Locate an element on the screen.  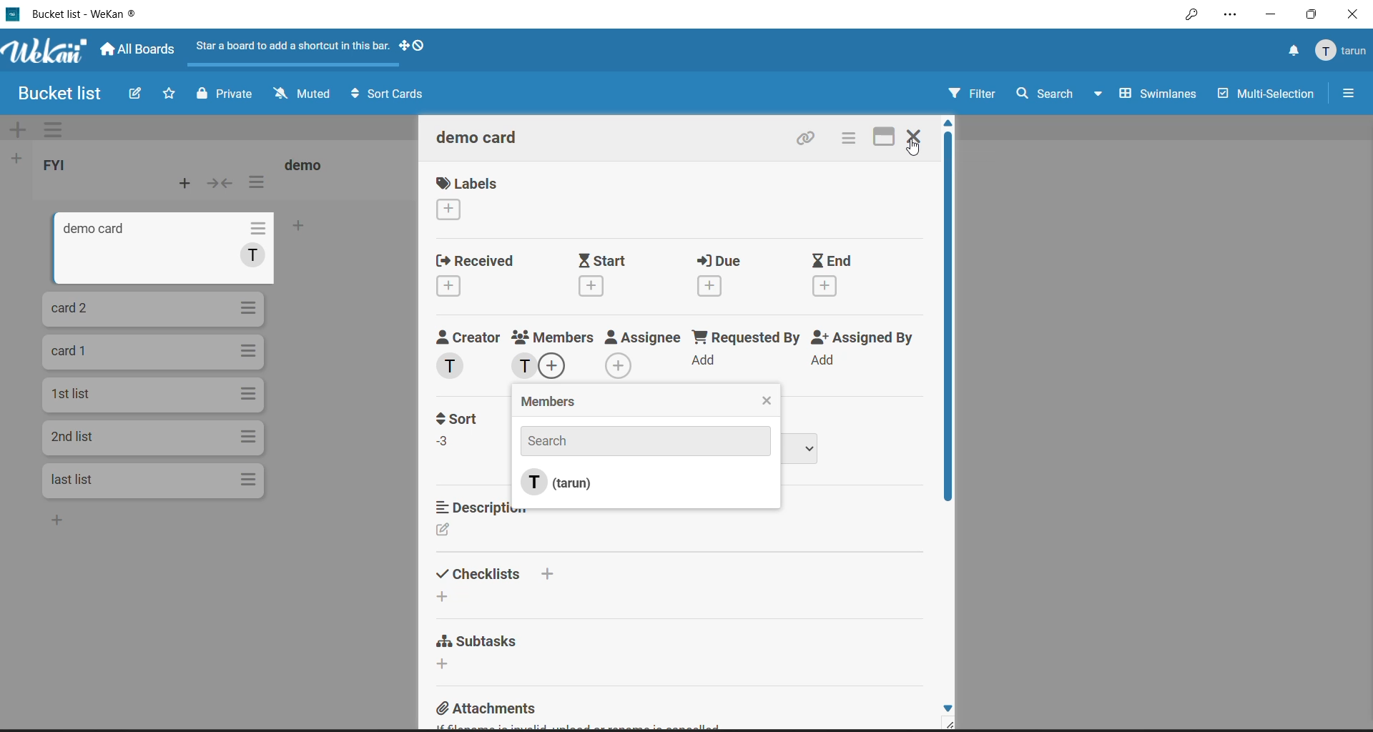
search is located at coordinates (643, 441).